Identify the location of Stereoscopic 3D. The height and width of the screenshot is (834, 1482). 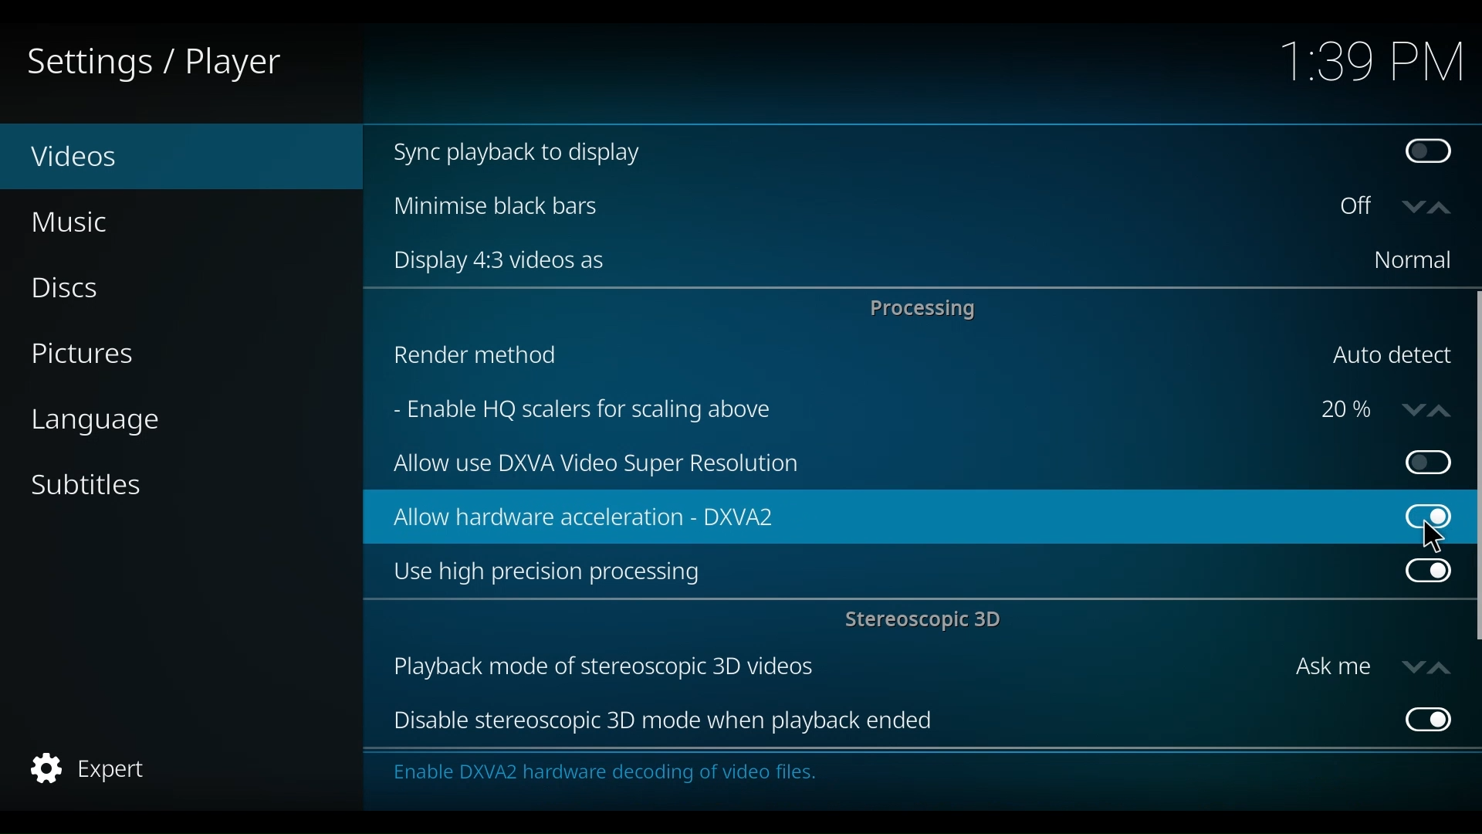
(927, 622).